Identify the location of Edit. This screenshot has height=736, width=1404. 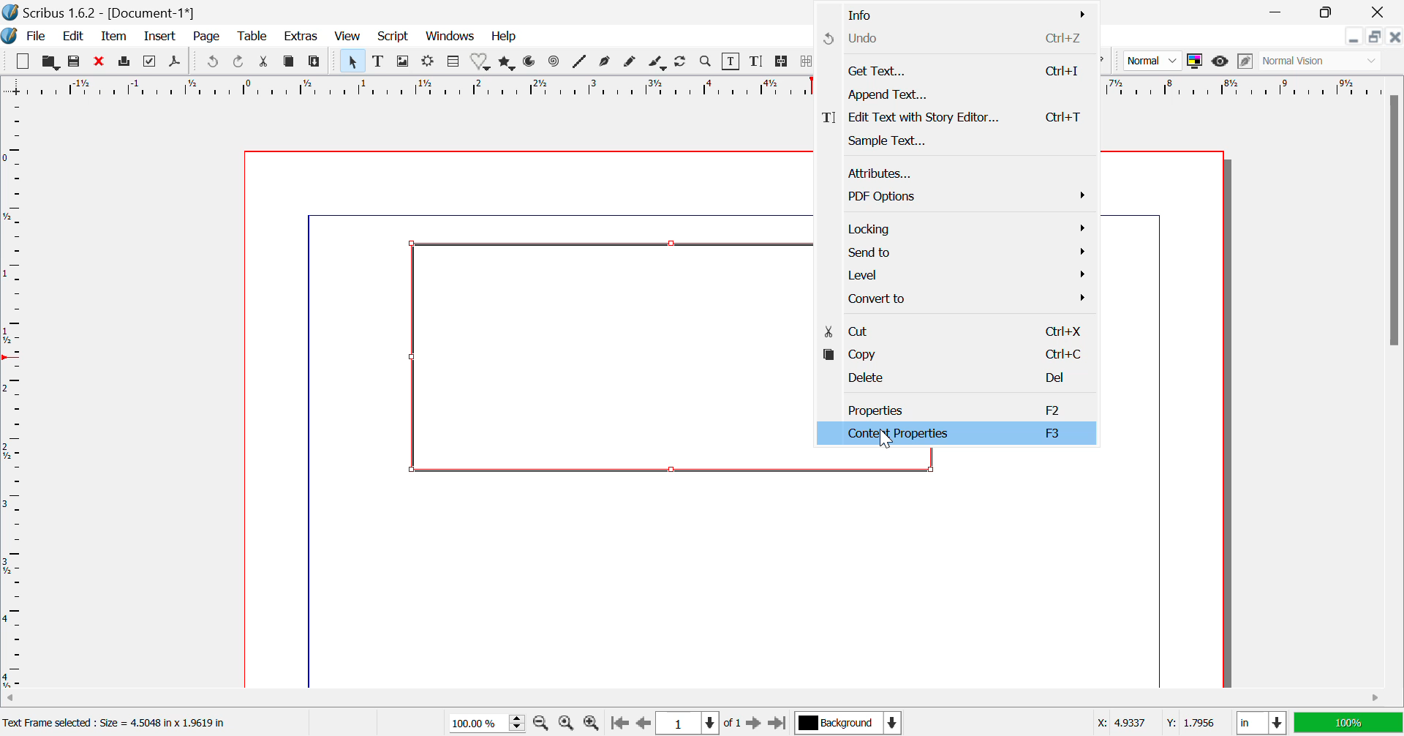
(75, 38).